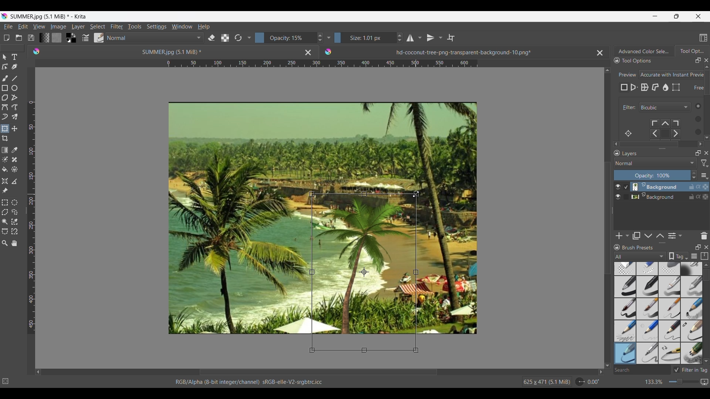  Describe the element at coordinates (5, 66) in the screenshot. I see `Edit shapes tool` at that location.